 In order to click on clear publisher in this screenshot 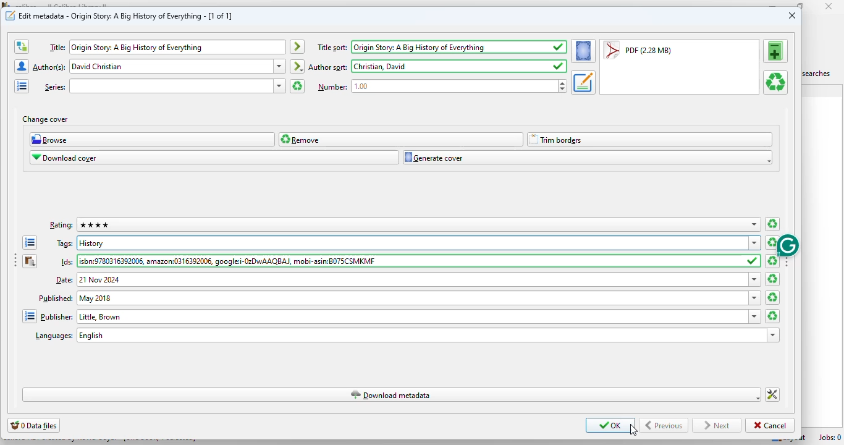, I will do `click(772, 316)`.